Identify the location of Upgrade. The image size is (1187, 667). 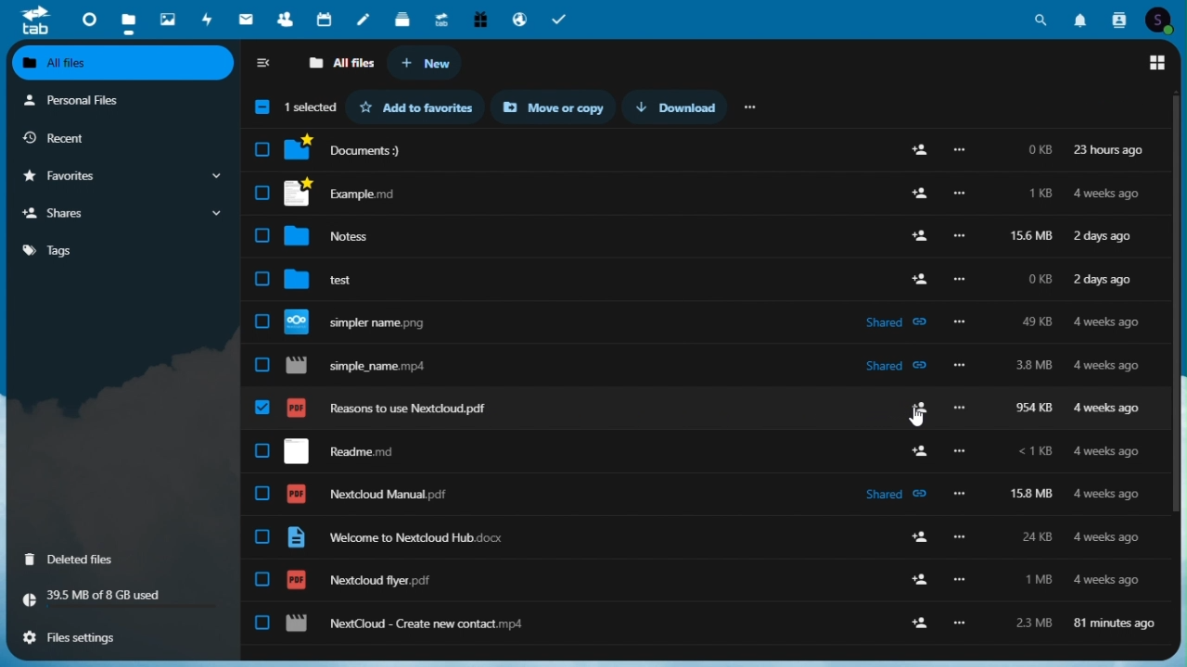
(442, 19).